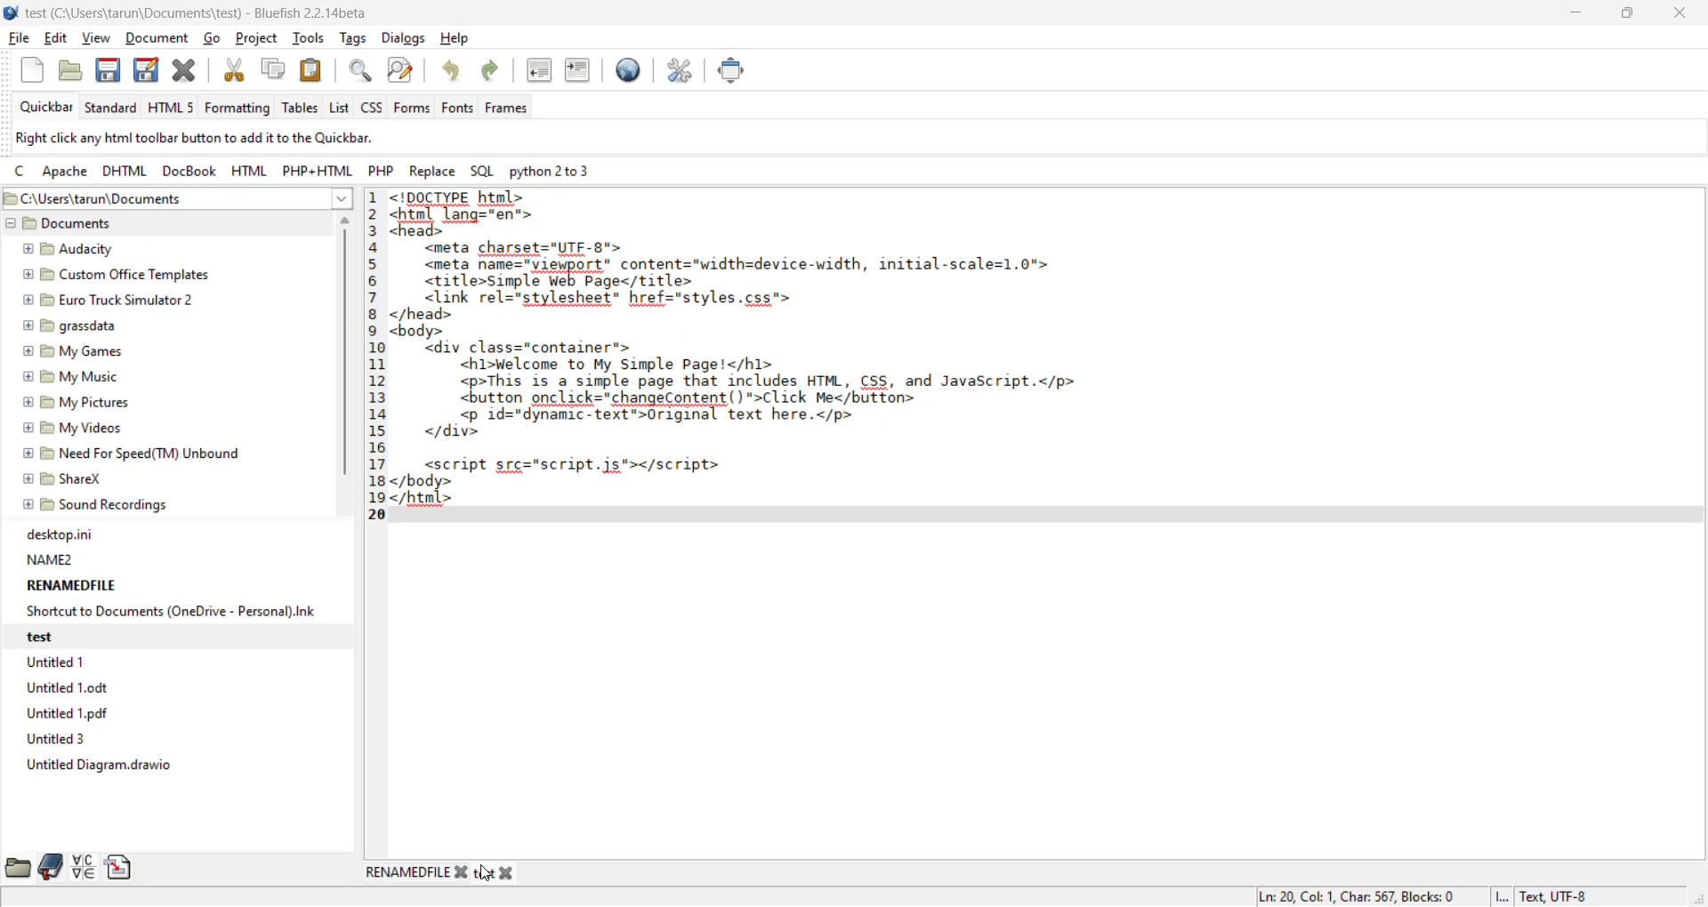 This screenshot has height=907, width=1708. What do you see at coordinates (488, 877) in the screenshot?
I see `cursor` at bounding box center [488, 877].